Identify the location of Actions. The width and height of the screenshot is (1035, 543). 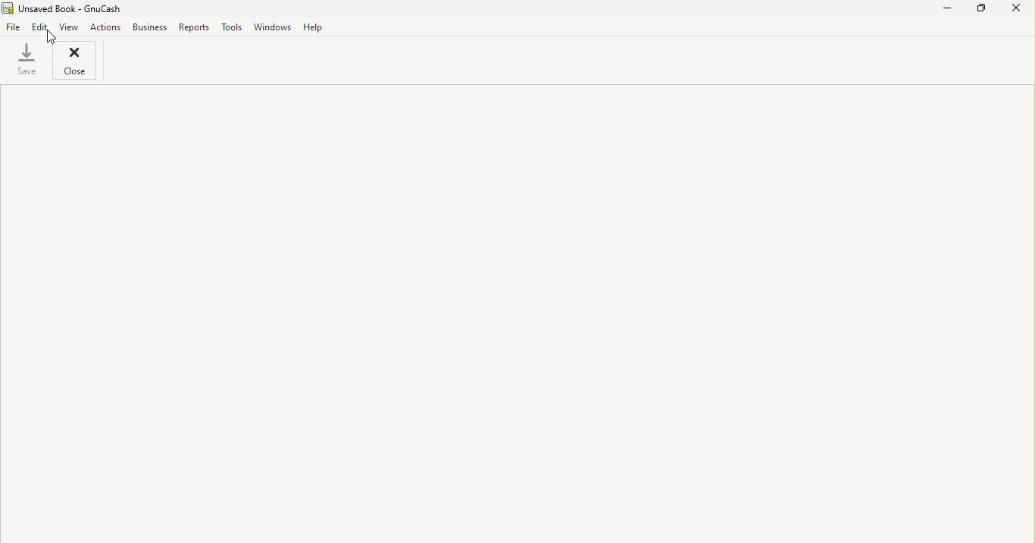
(108, 28).